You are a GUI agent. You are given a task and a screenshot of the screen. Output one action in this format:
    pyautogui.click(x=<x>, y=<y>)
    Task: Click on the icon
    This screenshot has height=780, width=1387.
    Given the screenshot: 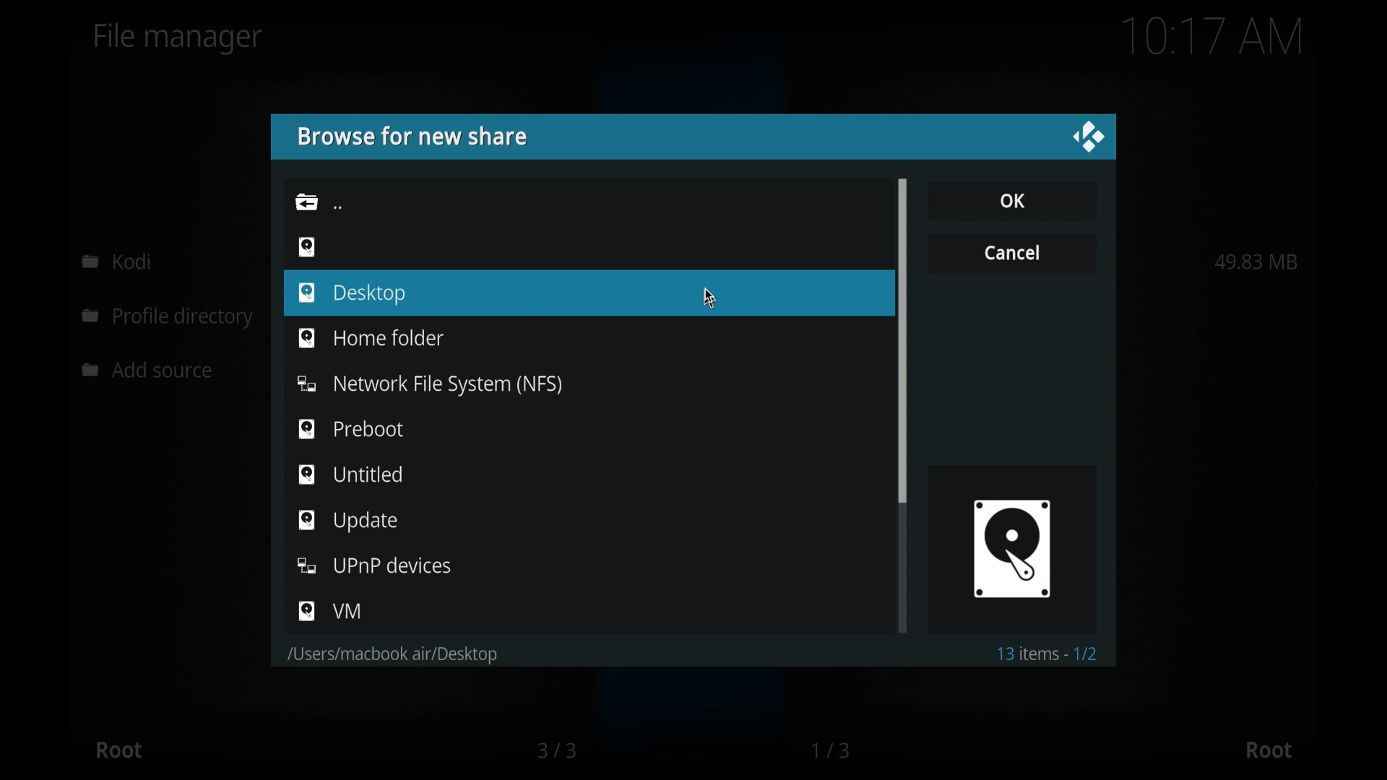 What is the action you would take?
    pyautogui.click(x=307, y=246)
    